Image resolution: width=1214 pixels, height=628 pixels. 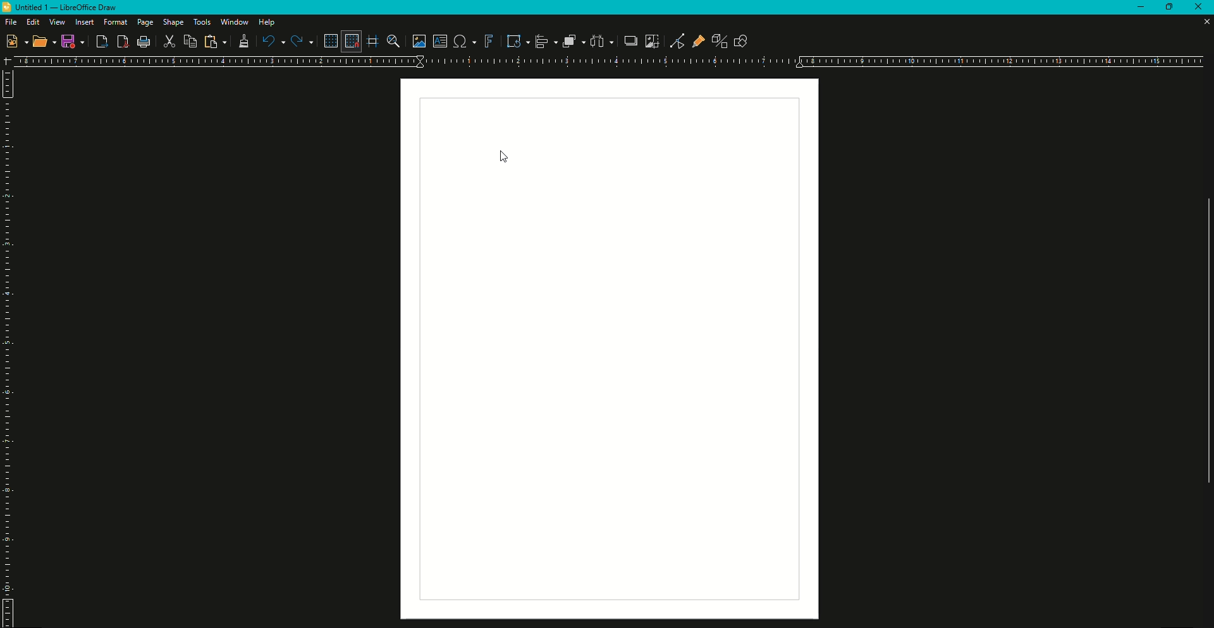 I want to click on PDF, so click(x=122, y=43).